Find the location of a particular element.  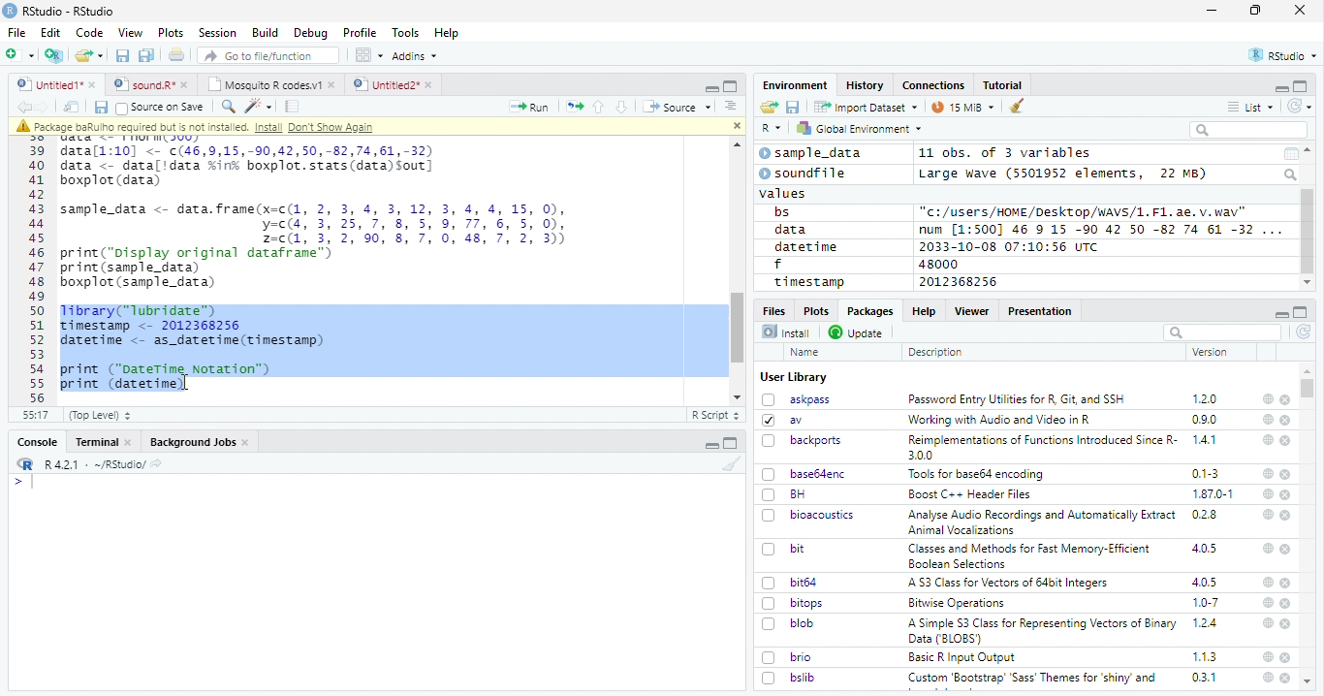

Name is located at coordinates (806, 353).